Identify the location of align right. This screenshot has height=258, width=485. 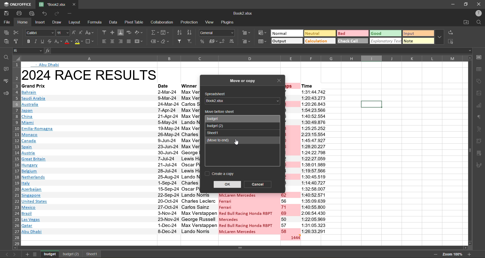
(122, 41).